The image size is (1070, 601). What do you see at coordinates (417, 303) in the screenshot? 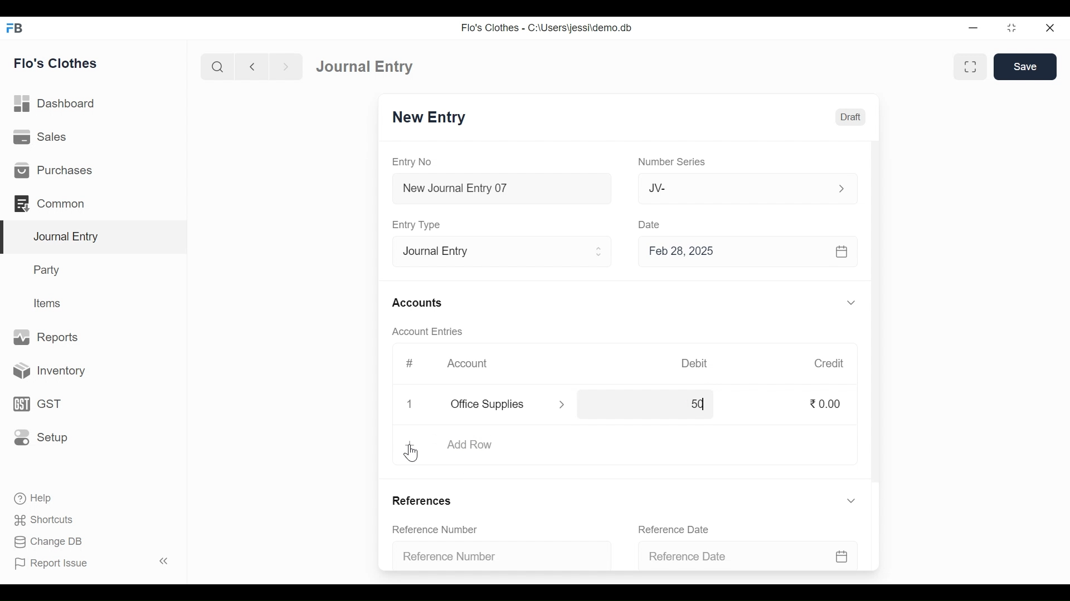
I see `Accounts` at bounding box center [417, 303].